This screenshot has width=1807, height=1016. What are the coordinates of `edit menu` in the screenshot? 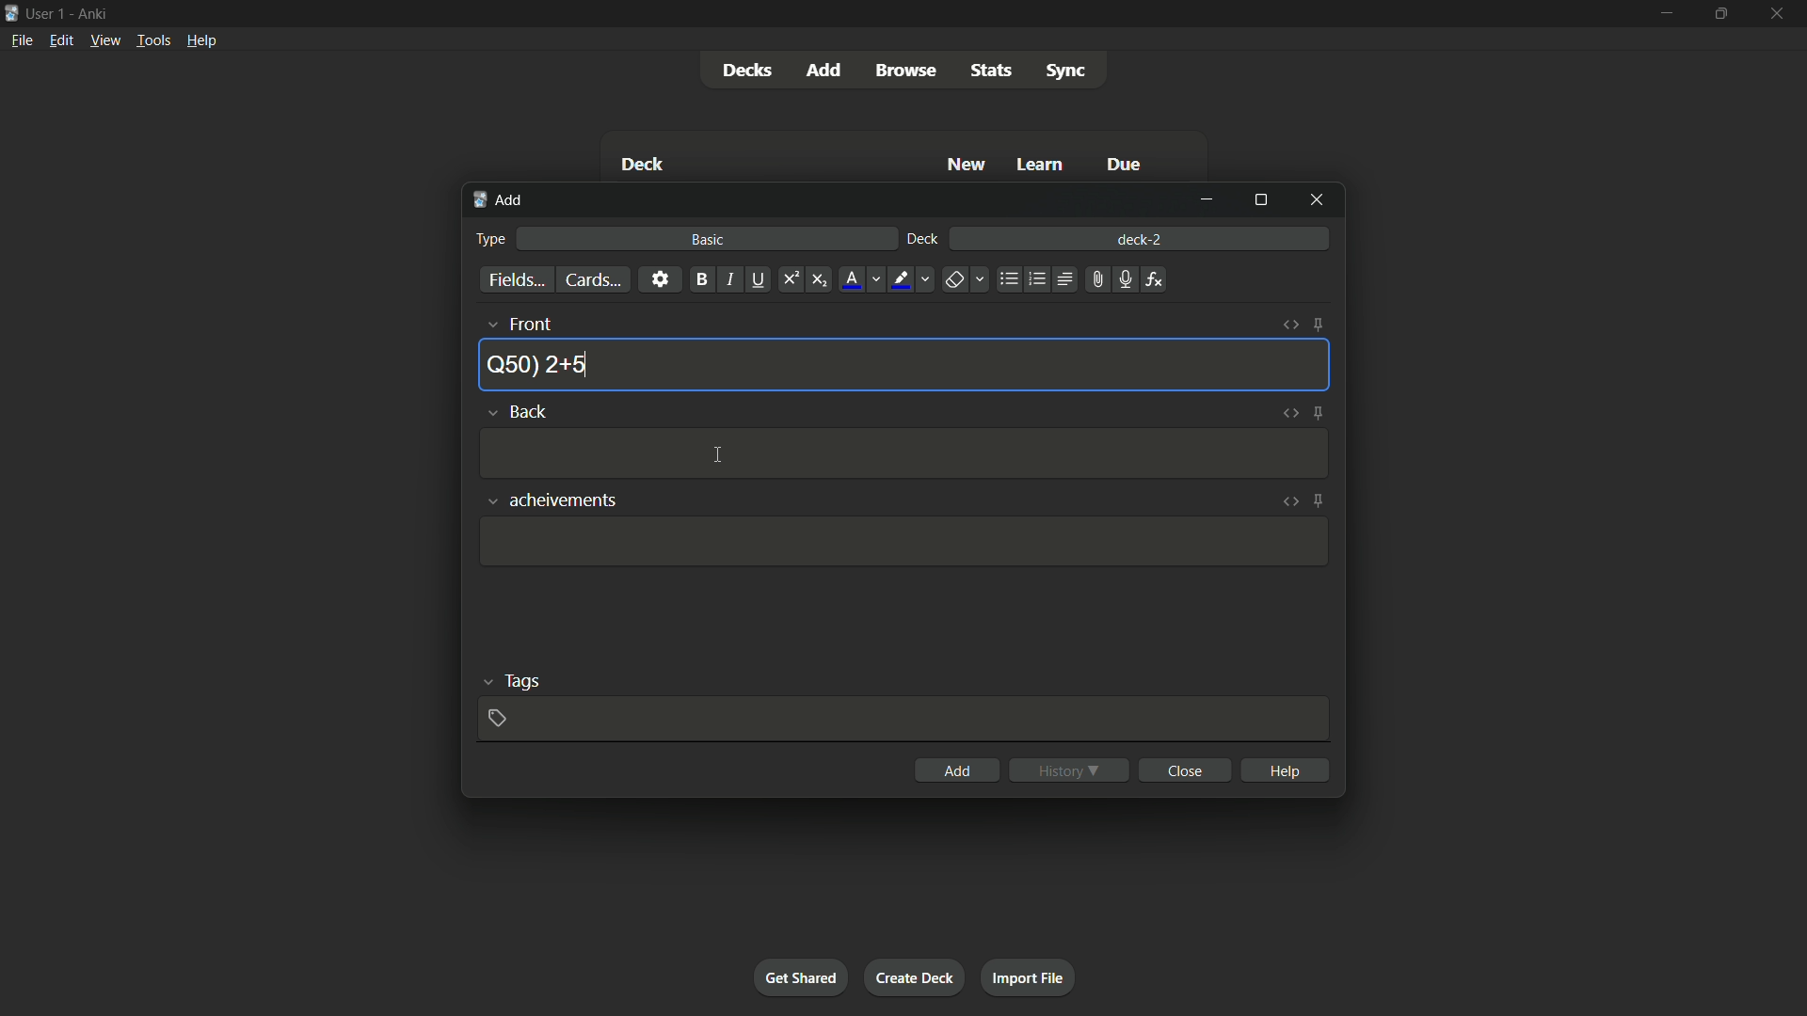 It's located at (60, 40).